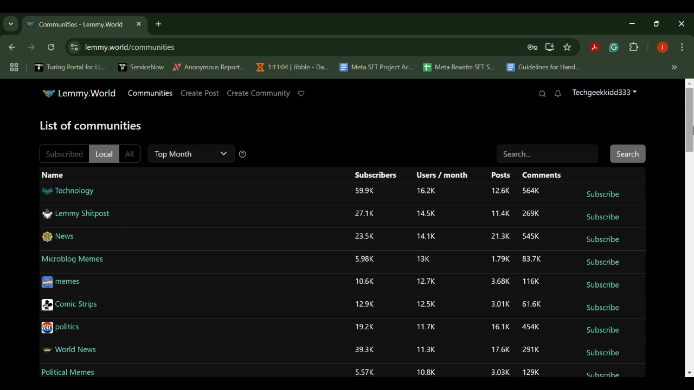 This screenshot has height=390, width=694. Describe the element at coordinates (602, 353) in the screenshot. I see `Subscribe` at that location.